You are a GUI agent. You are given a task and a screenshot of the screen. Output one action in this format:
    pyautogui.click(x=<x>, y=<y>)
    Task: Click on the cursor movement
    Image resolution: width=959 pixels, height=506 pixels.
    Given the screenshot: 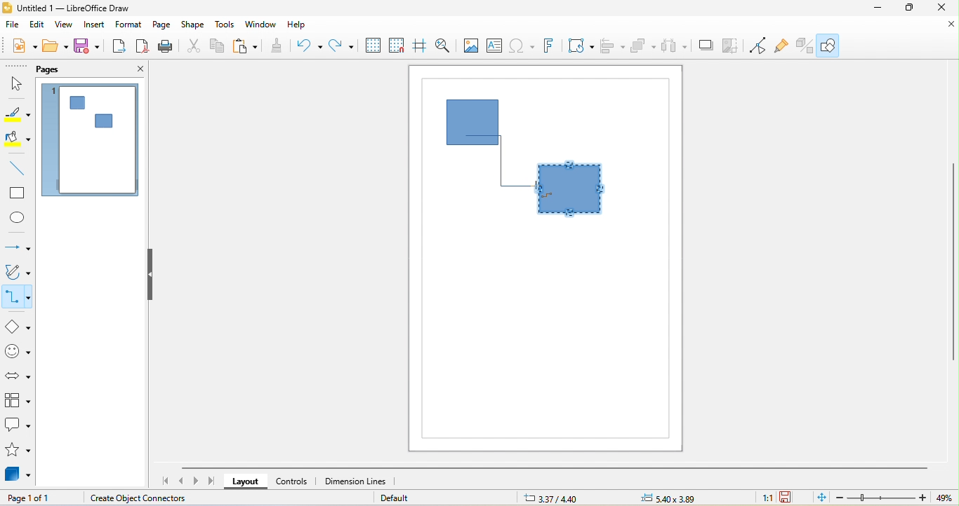 What is the action you would take?
    pyautogui.click(x=545, y=188)
    